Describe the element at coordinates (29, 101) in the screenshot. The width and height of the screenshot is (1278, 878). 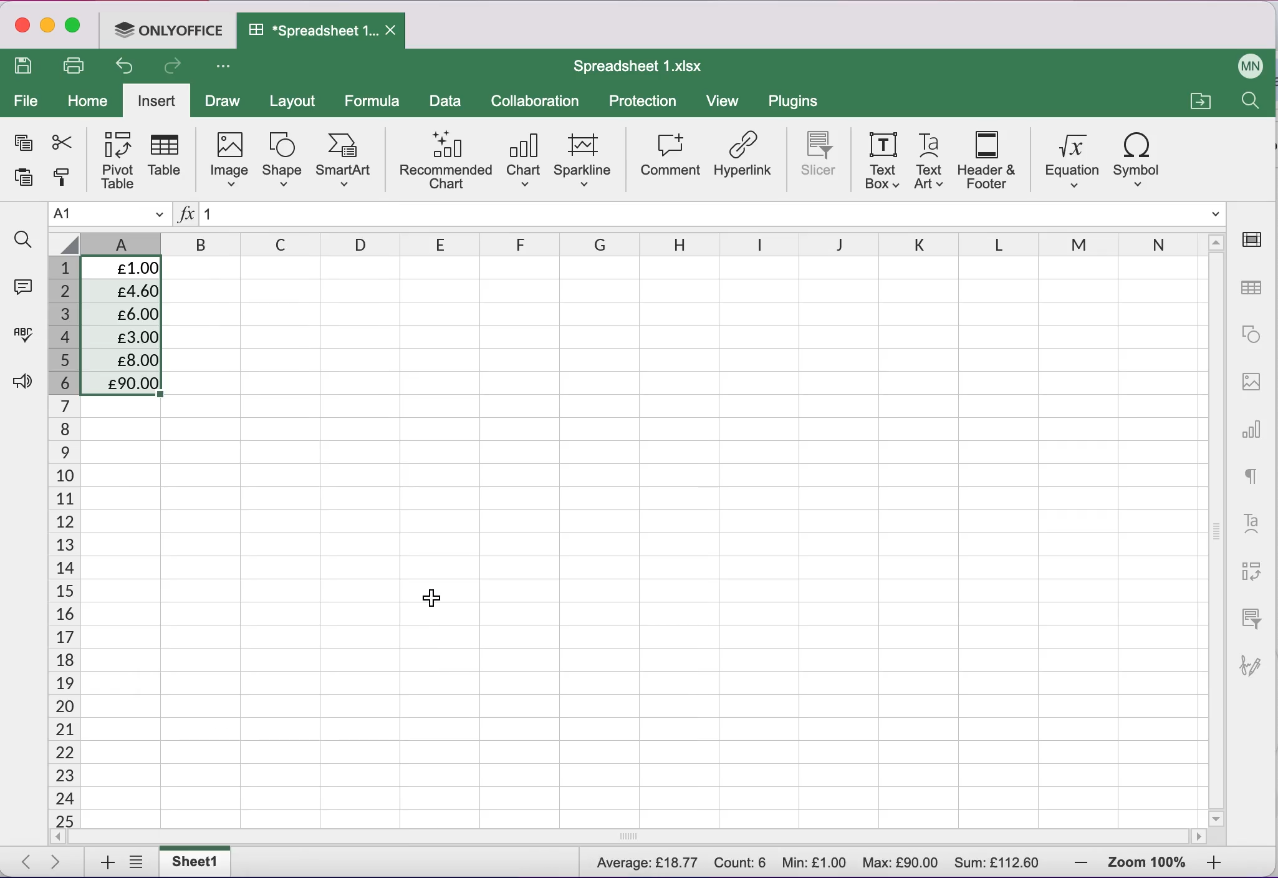
I see `file` at that location.